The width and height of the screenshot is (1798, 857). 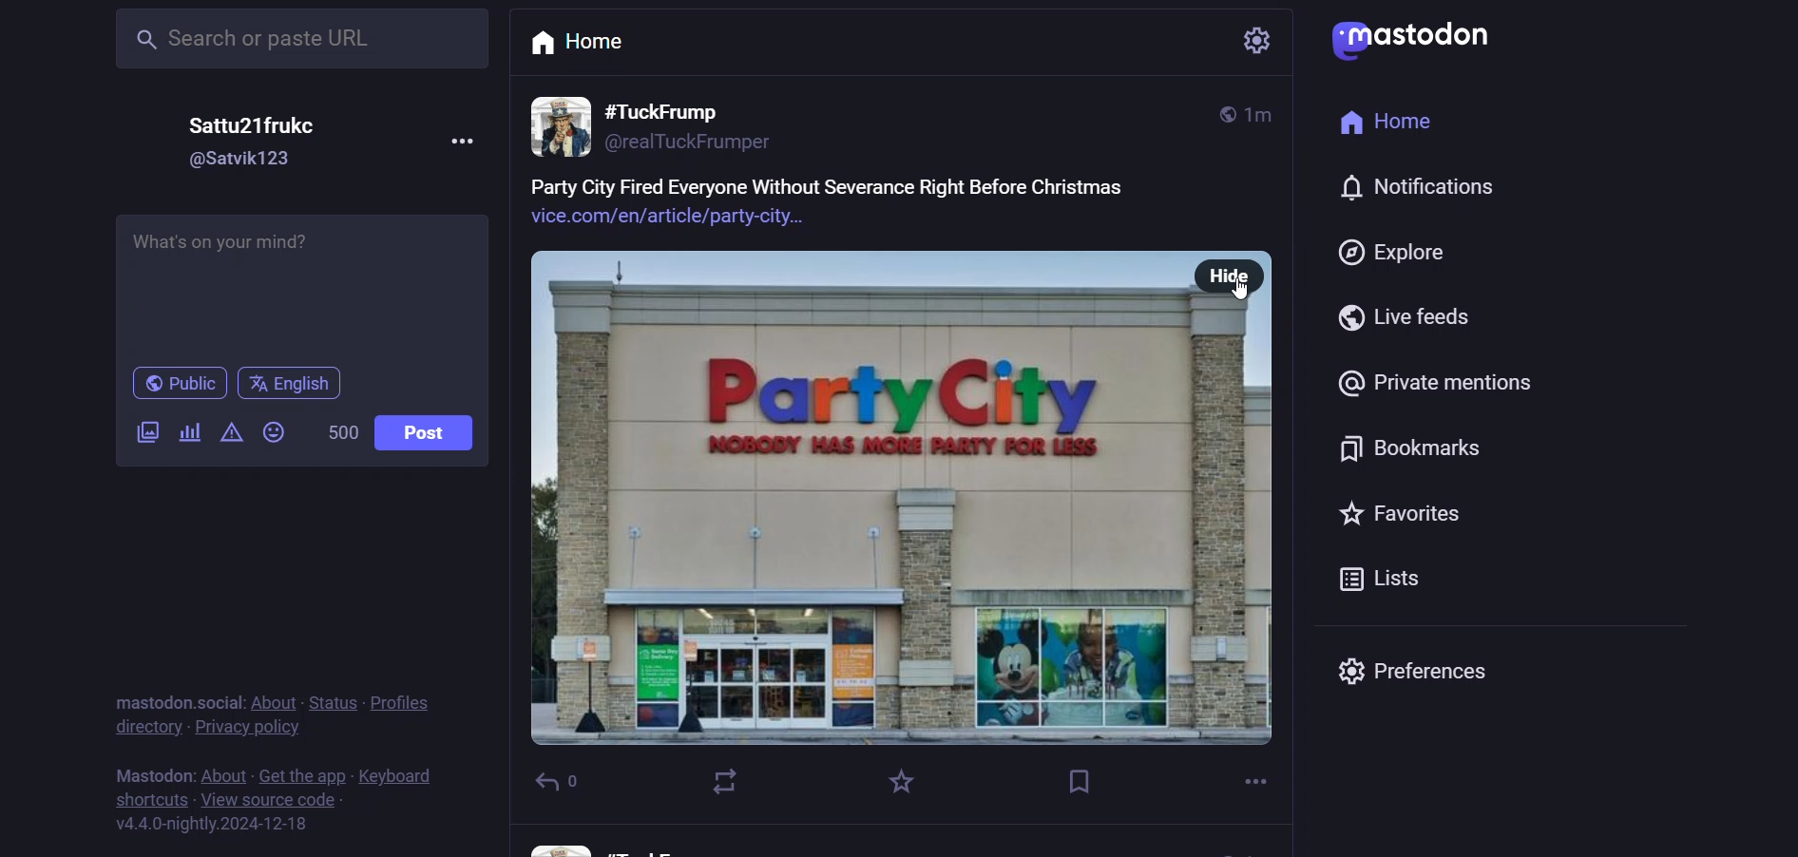 What do you see at coordinates (1436, 195) in the screenshot?
I see `notification` at bounding box center [1436, 195].